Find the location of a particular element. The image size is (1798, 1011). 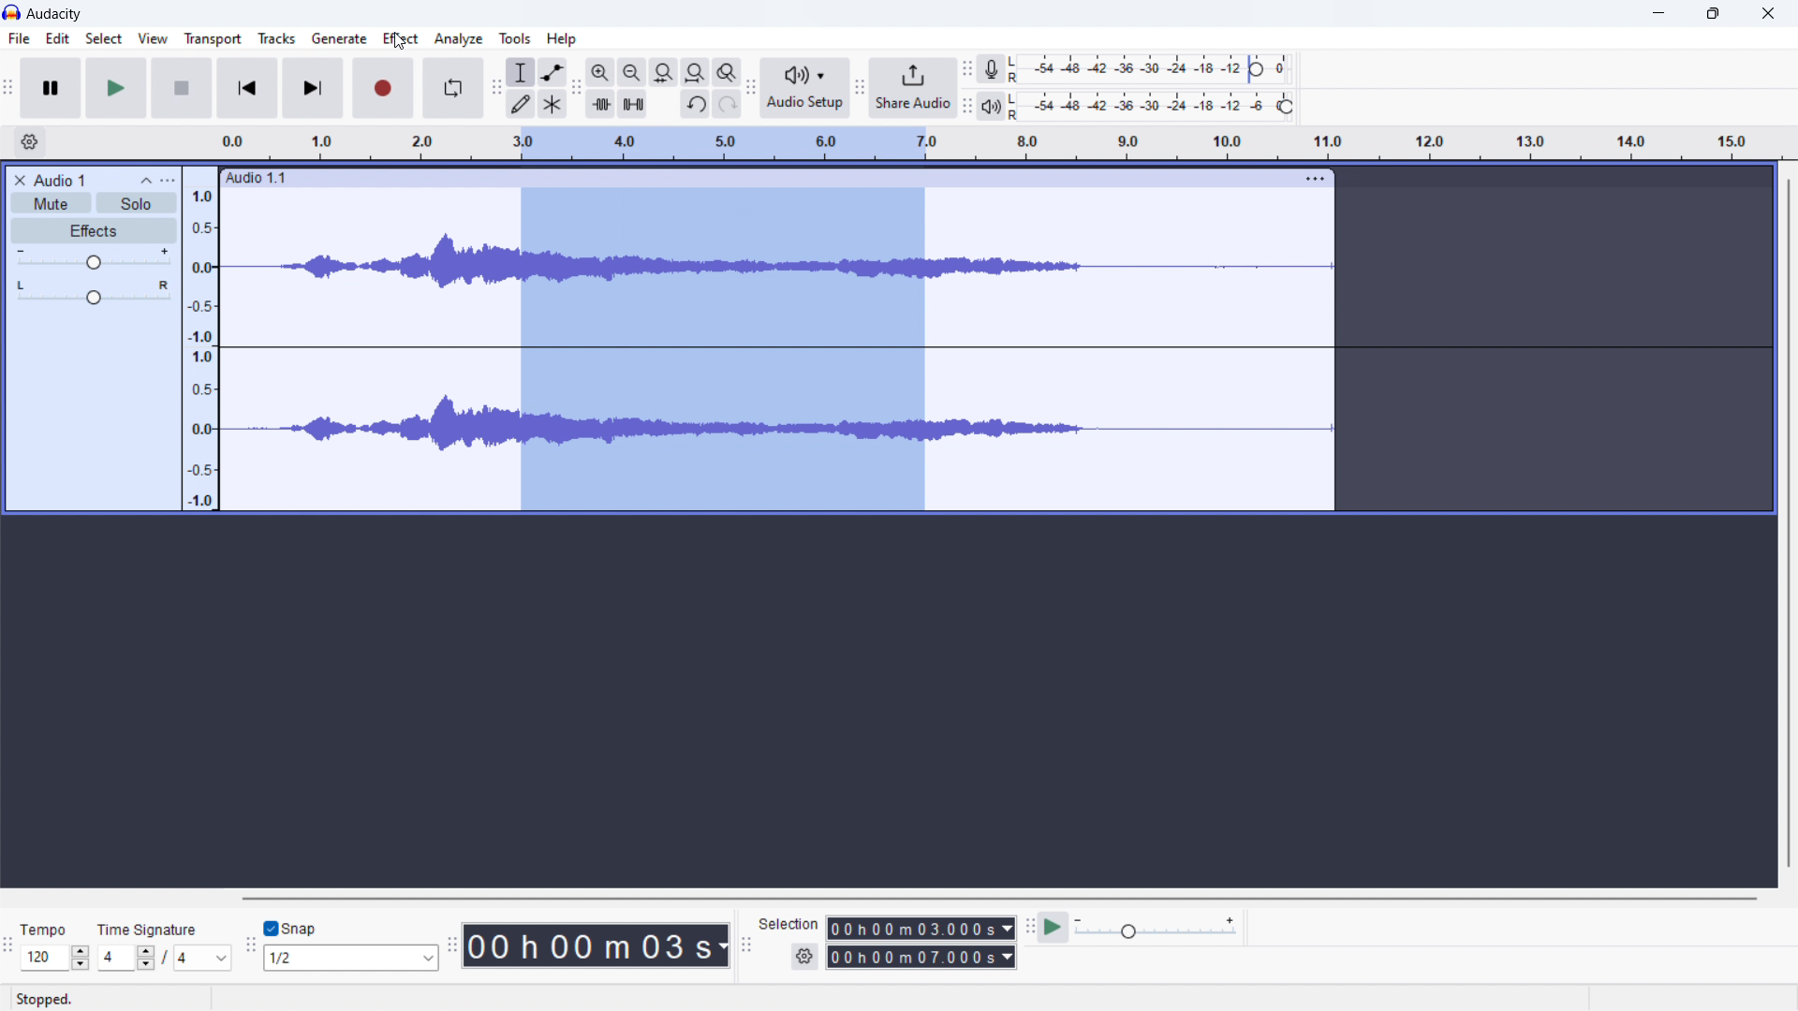

play is located at coordinates (117, 88).